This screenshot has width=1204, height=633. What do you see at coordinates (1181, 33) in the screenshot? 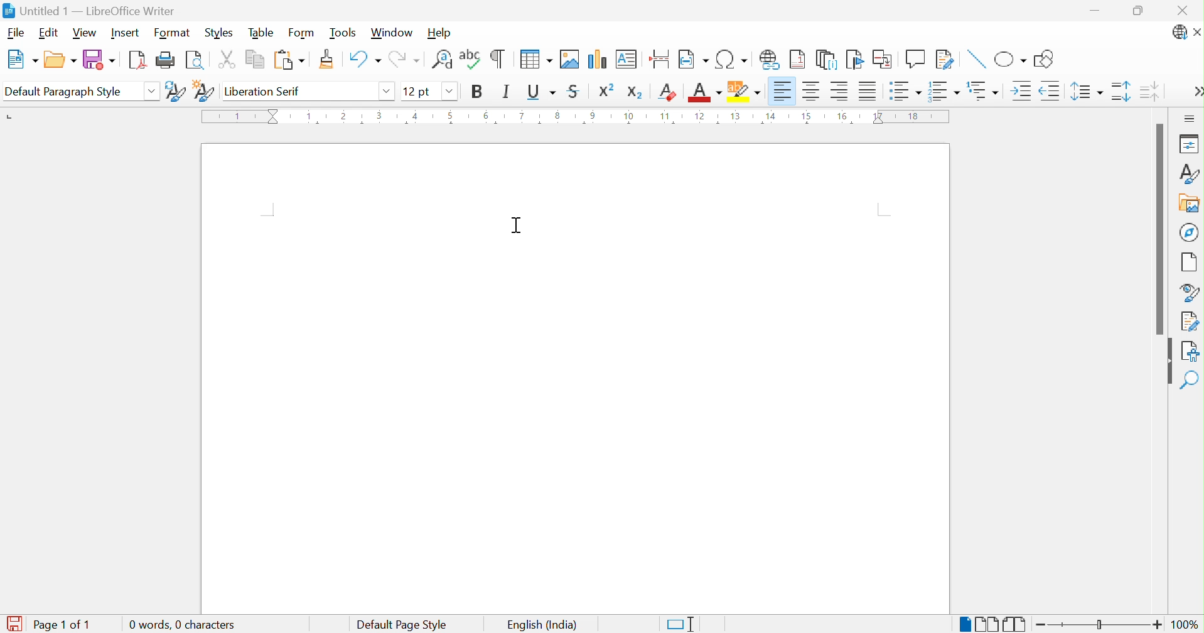
I see `LibreOffice update available` at bounding box center [1181, 33].